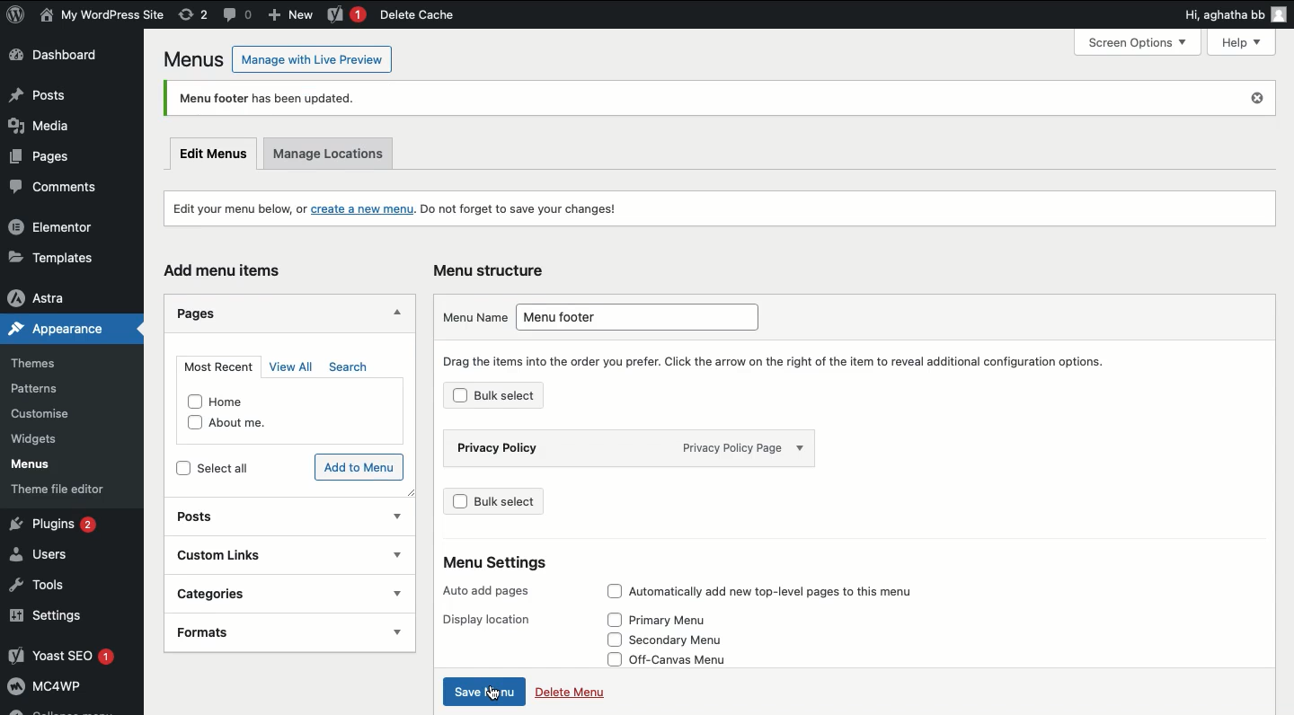 This screenshot has width=1294, height=715. Describe the element at coordinates (482, 693) in the screenshot. I see `Click save menu` at that location.